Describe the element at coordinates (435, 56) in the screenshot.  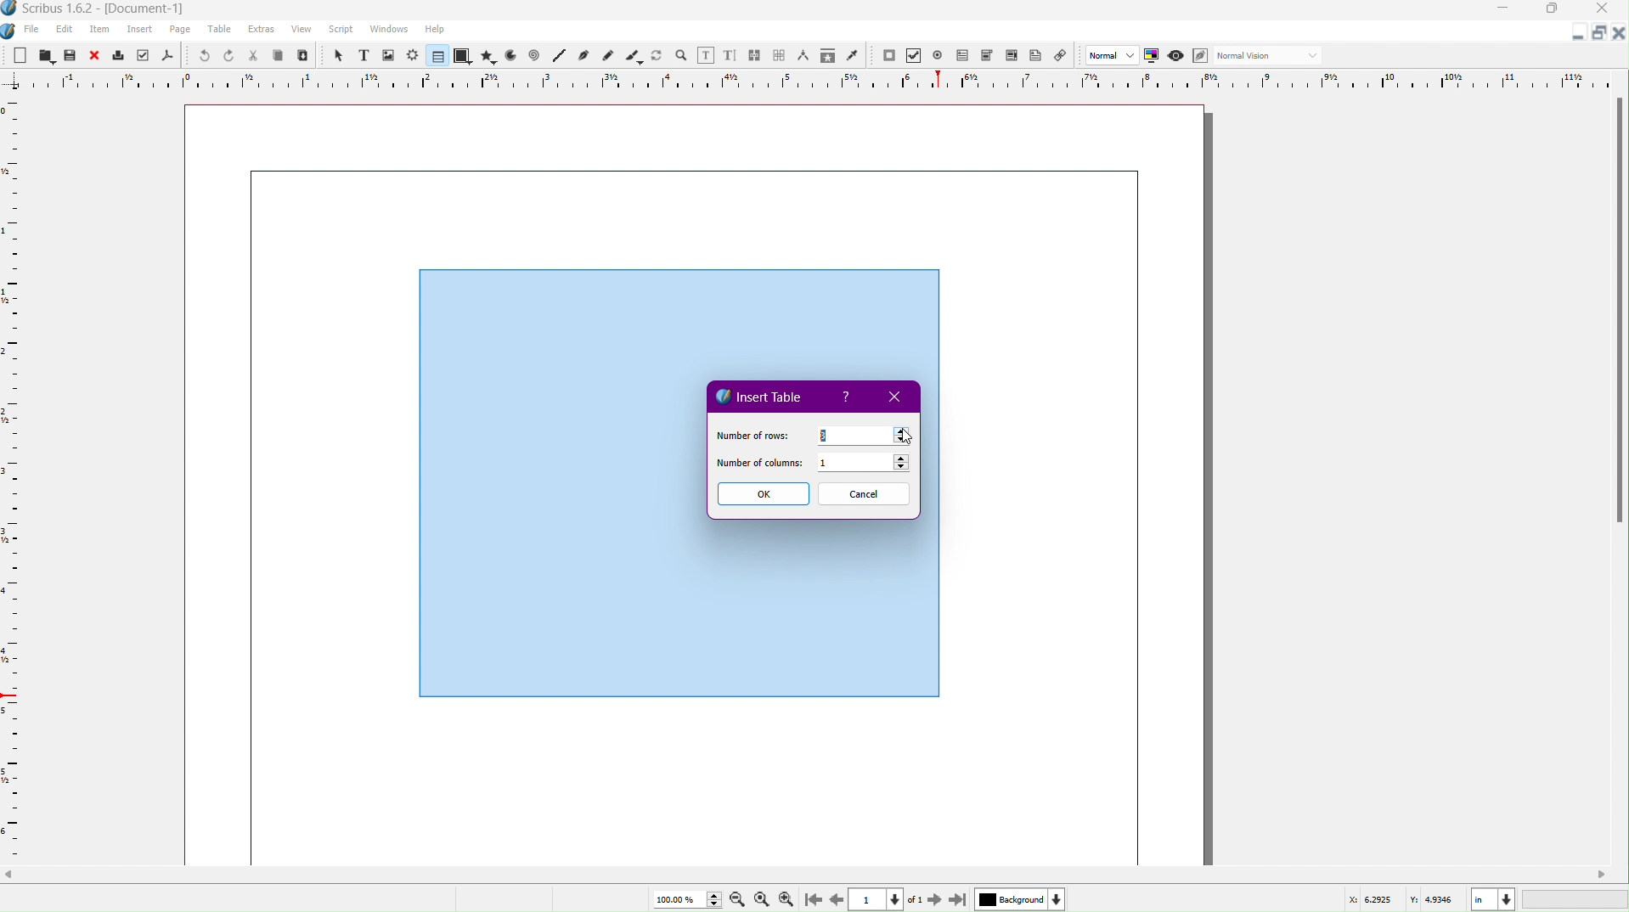
I see `Table` at that location.